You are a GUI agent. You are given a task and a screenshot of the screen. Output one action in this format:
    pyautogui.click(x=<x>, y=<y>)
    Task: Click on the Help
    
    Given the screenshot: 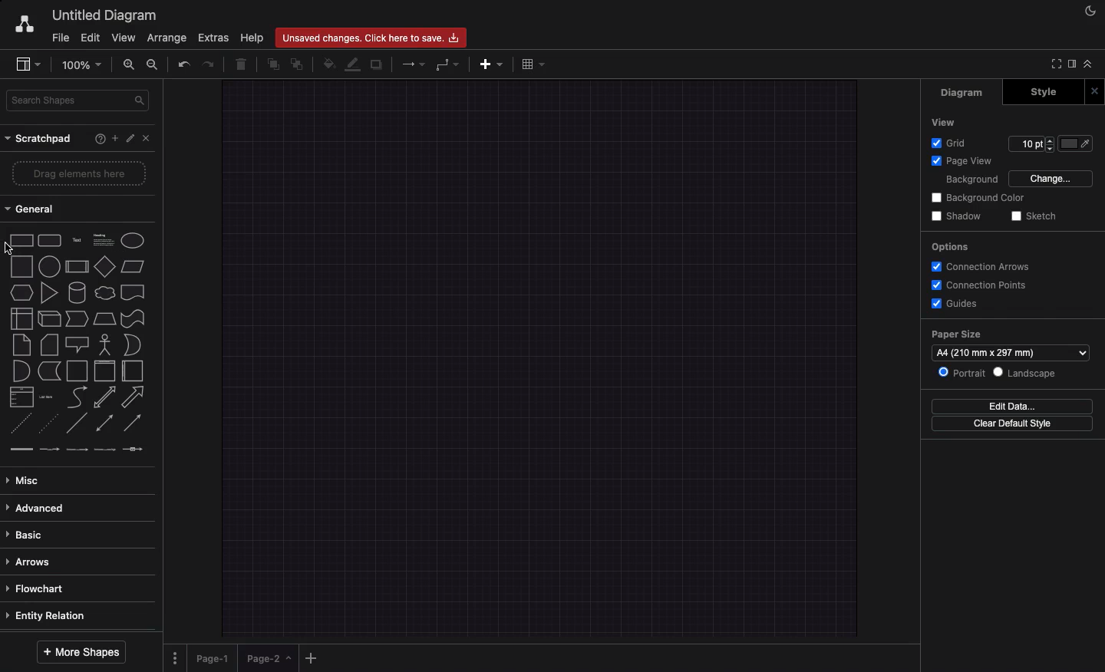 What is the action you would take?
    pyautogui.click(x=97, y=140)
    